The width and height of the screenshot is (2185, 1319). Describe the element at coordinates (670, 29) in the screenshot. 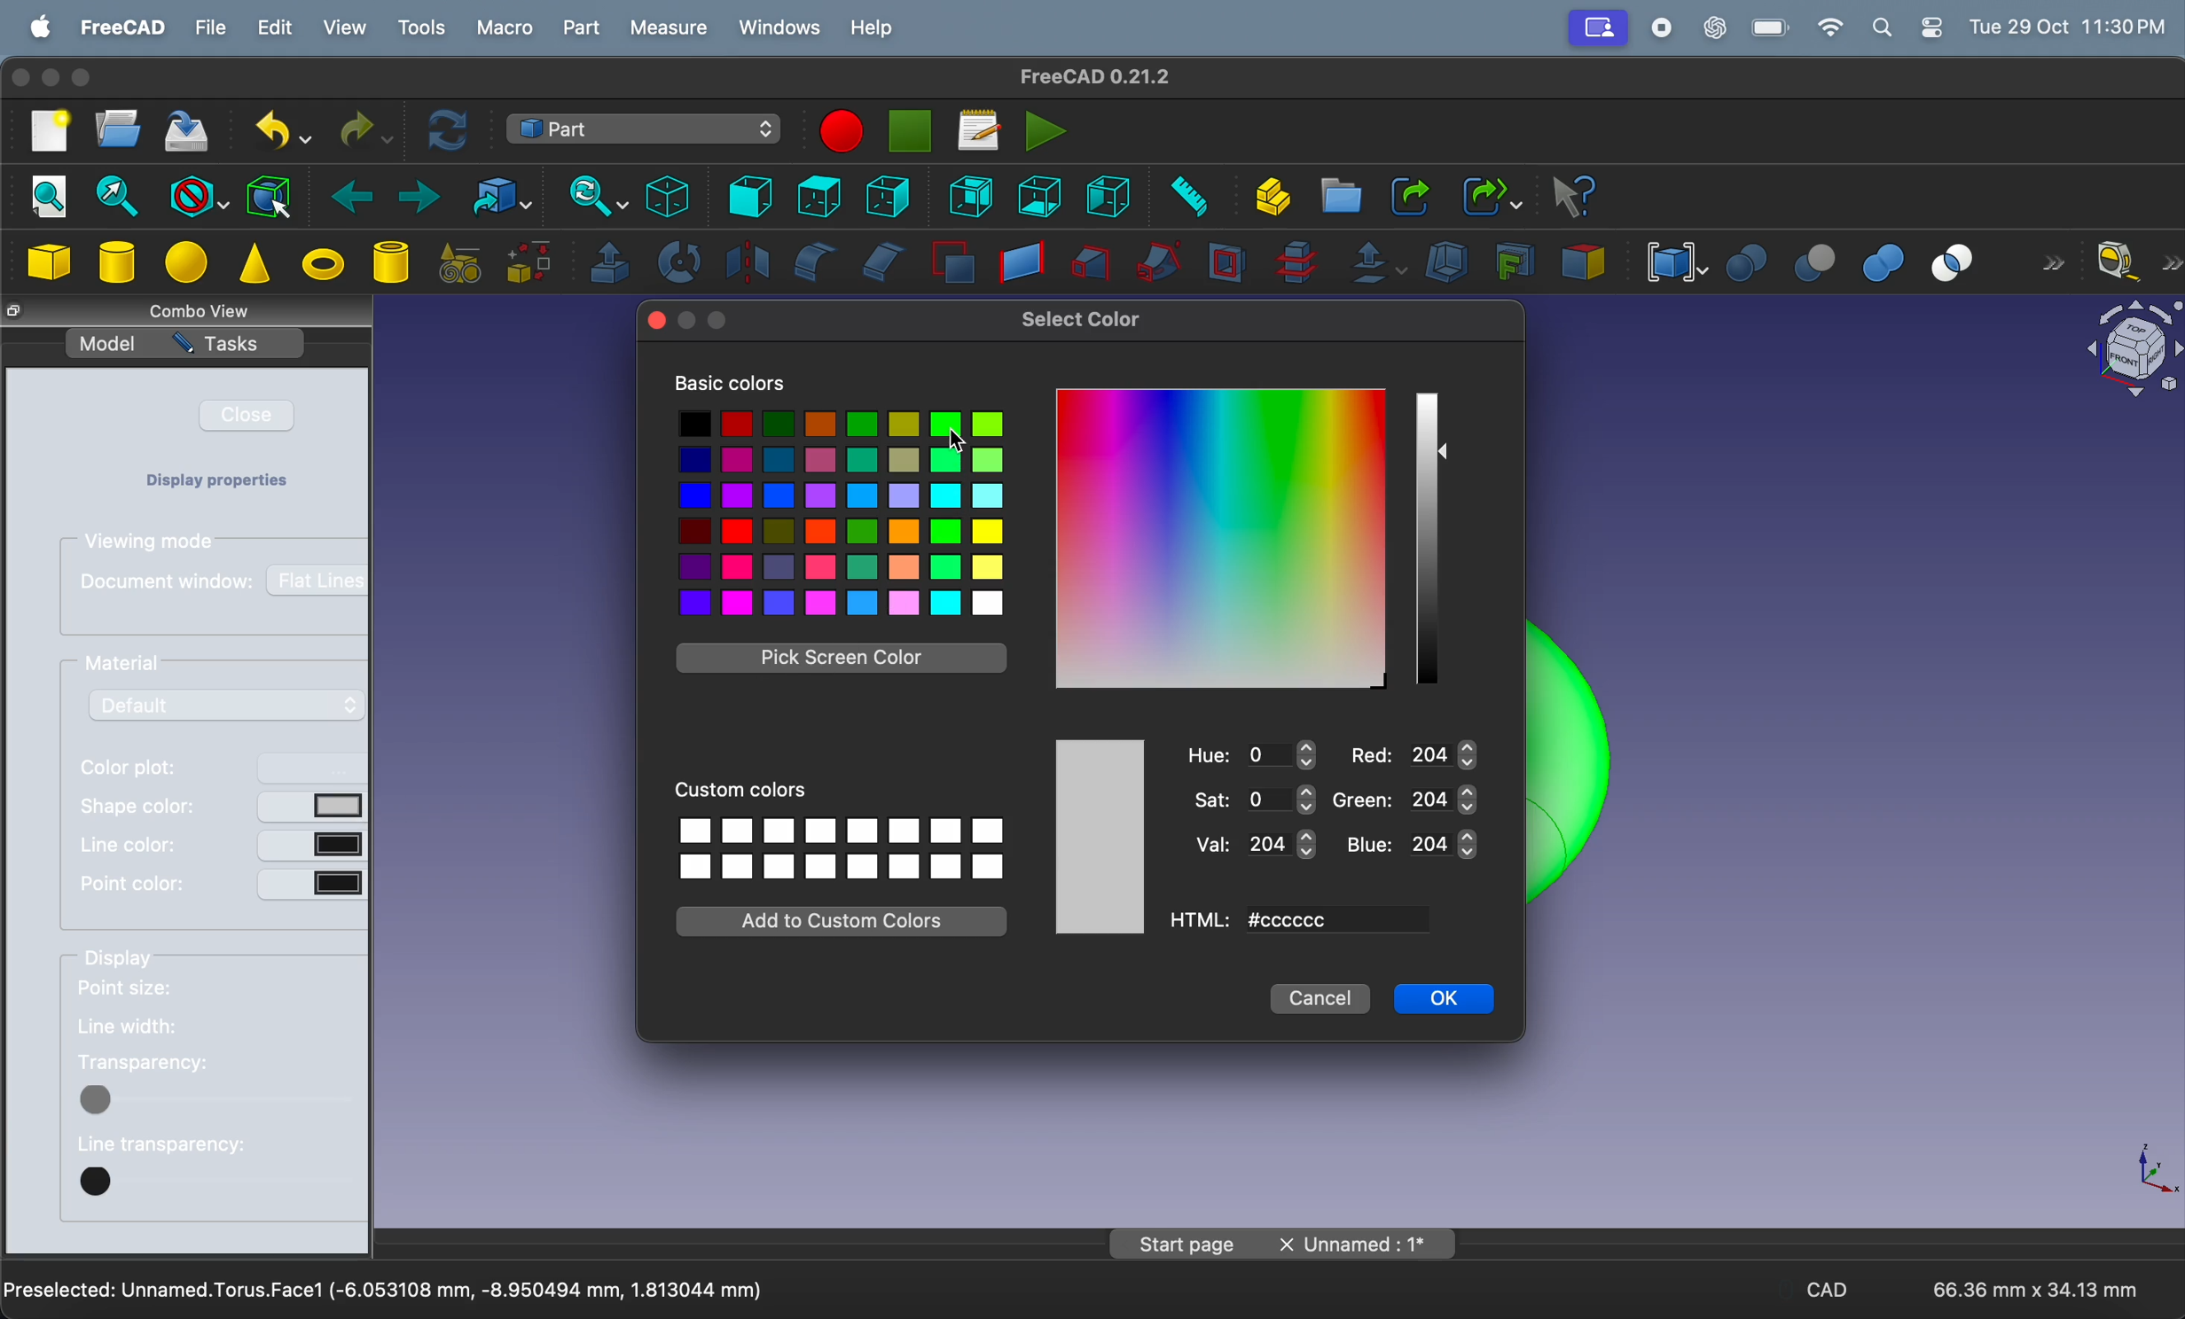

I see `measure` at that location.